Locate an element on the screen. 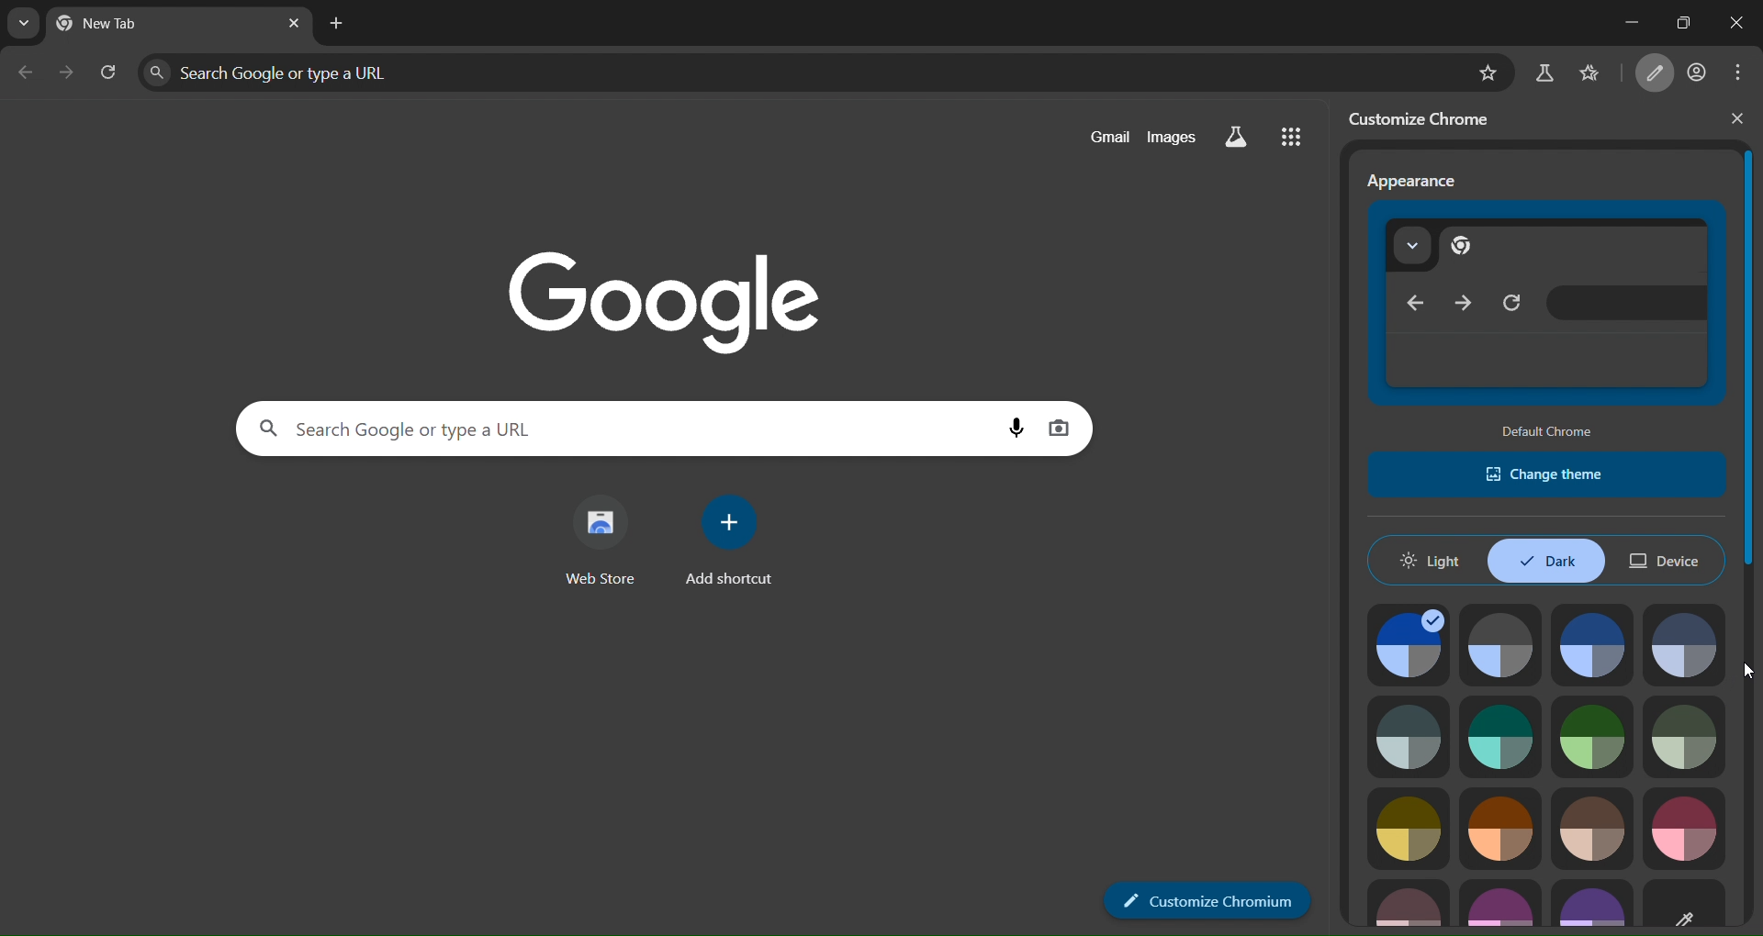 This screenshot has height=936, width=1763. customize chrome is located at coordinates (1658, 73).